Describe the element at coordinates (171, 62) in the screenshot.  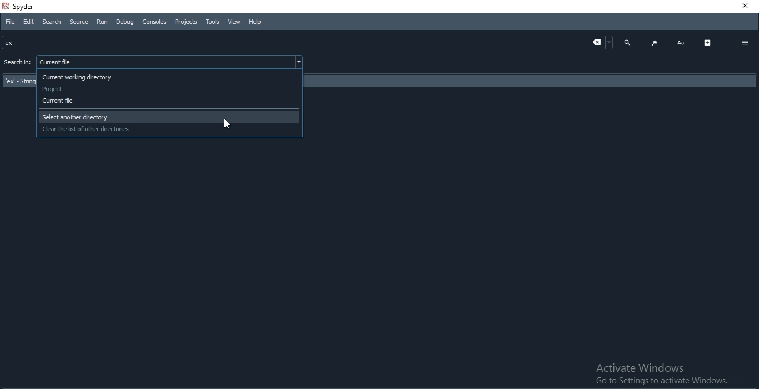
I see `current file` at that location.